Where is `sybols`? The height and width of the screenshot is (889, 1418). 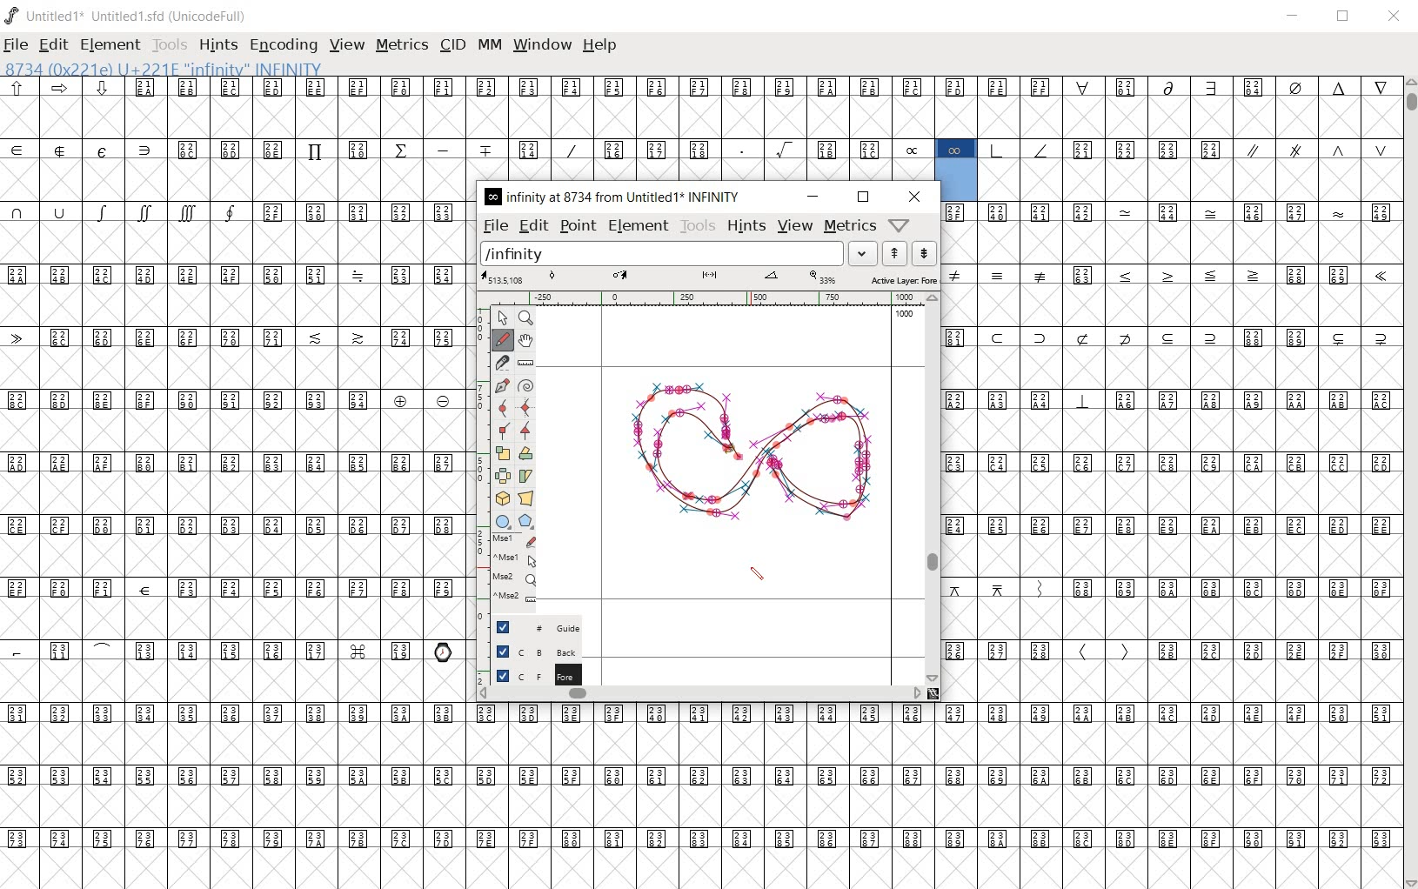
sybols is located at coordinates (66, 87).